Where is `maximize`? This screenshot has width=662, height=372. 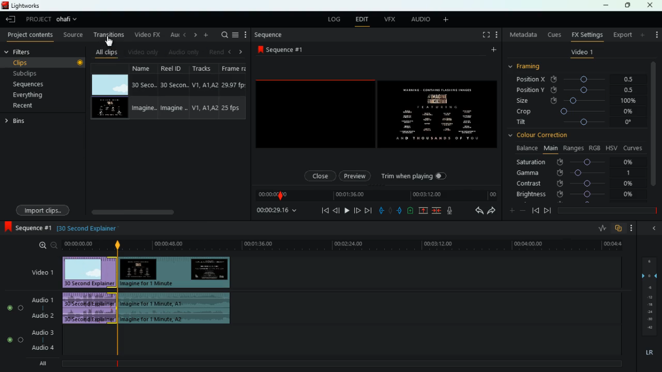 maximize is located at coordinates (628, 5).